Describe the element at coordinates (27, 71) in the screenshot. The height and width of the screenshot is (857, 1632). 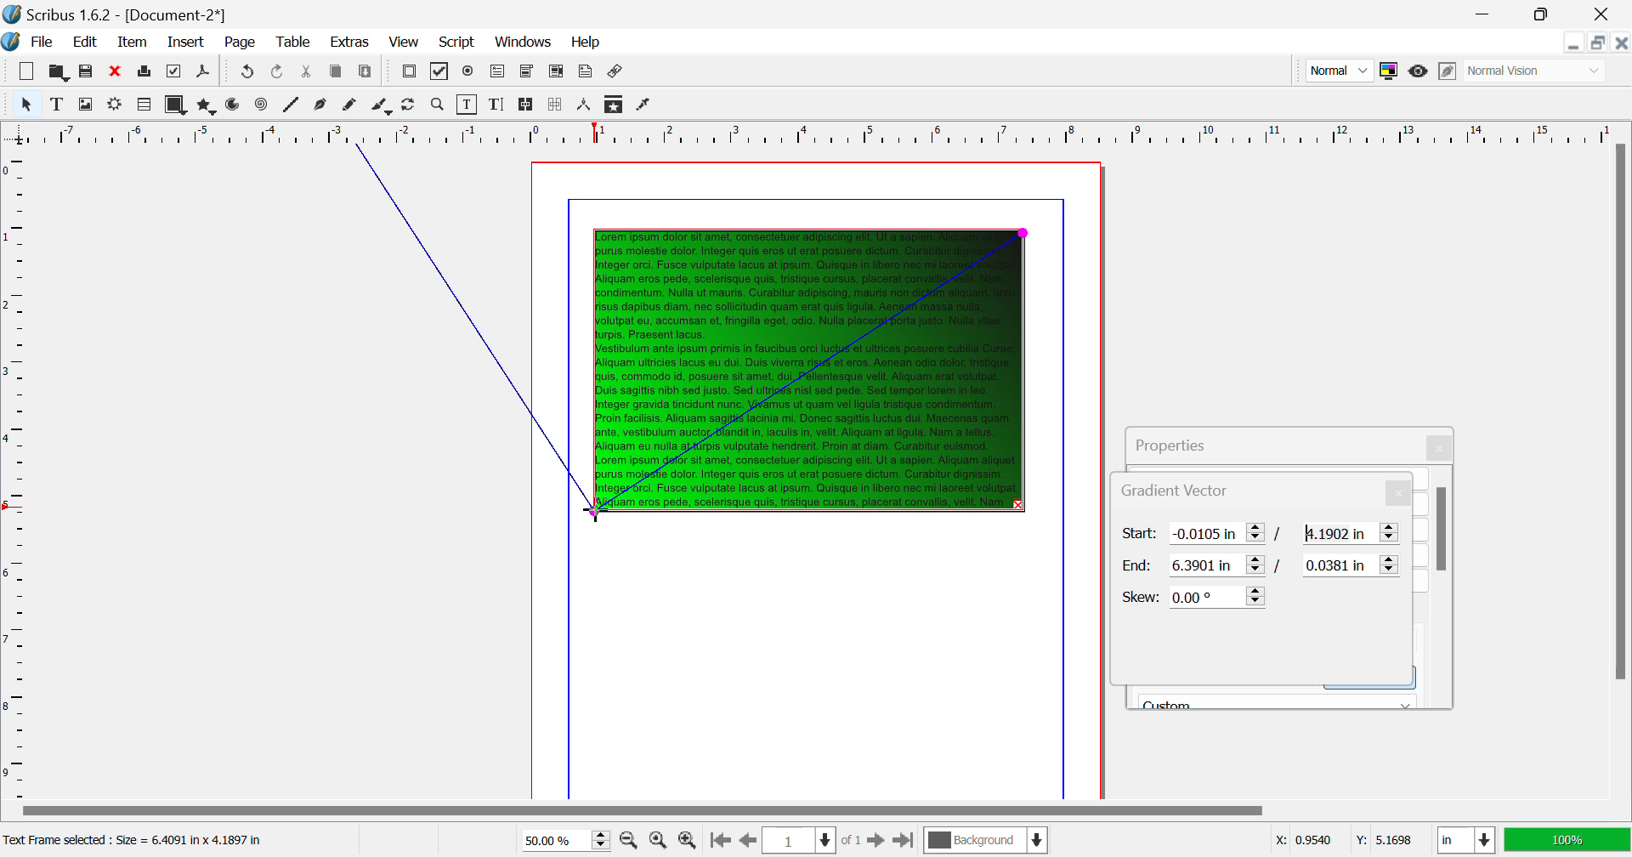
I see `New` at that location.